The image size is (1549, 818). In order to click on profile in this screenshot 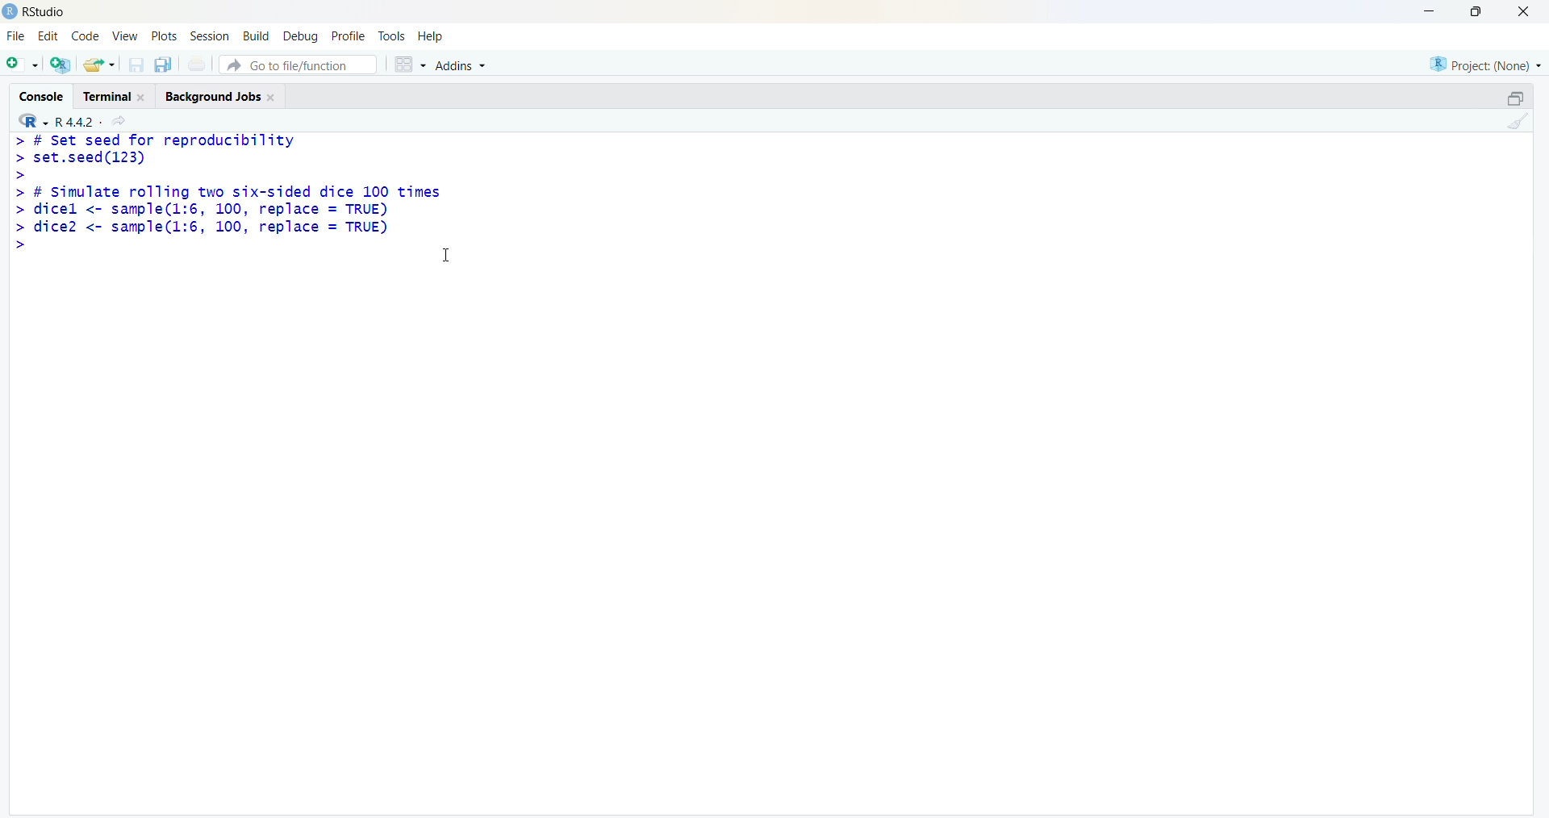, I will do `click(350, 37)`.